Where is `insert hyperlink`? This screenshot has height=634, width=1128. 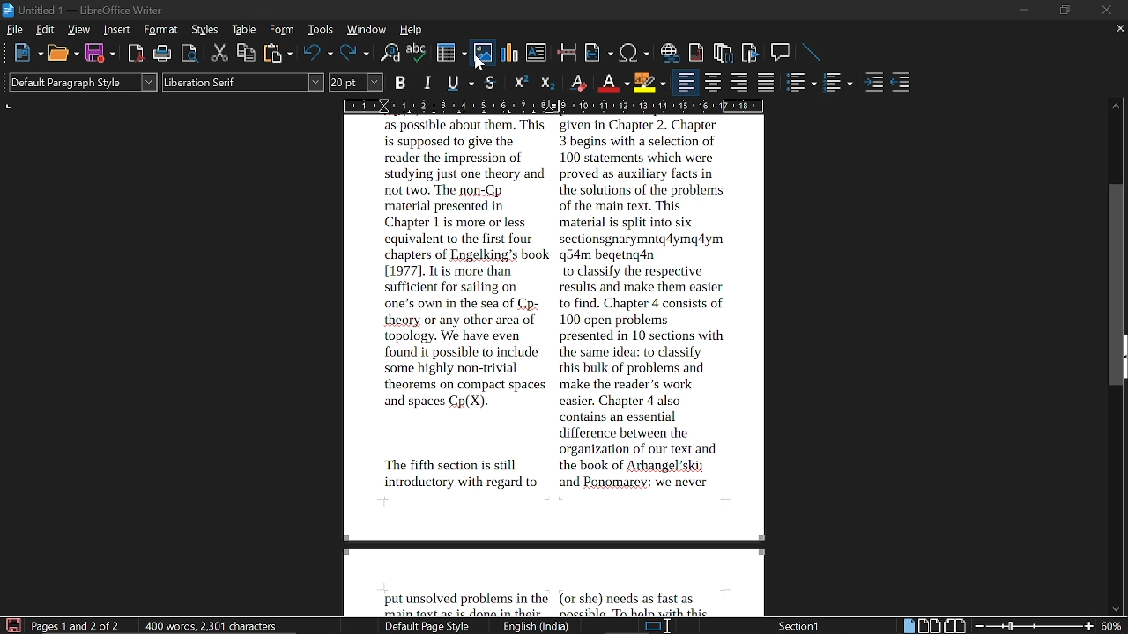
insert hyperlink is located at coordinates (671, 54).